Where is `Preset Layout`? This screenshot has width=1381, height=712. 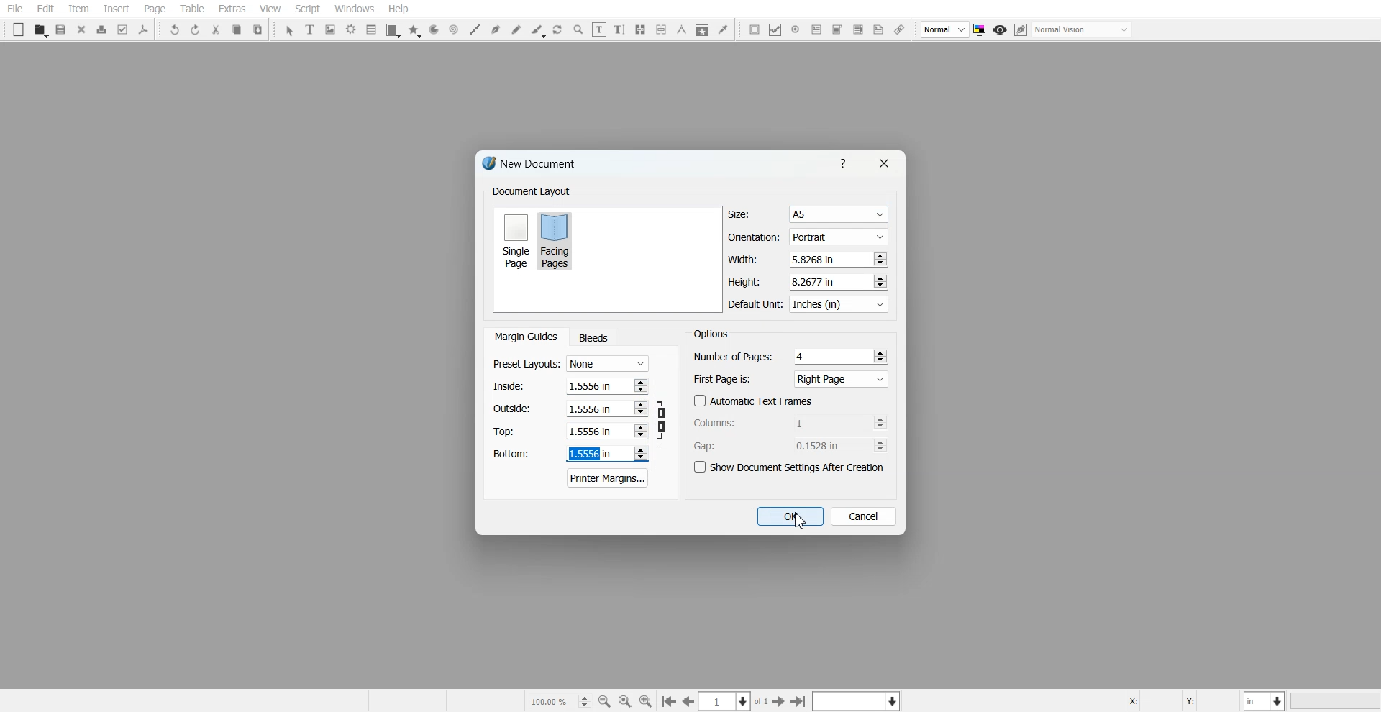
Preset Layout is located at coordinates (570, 364).